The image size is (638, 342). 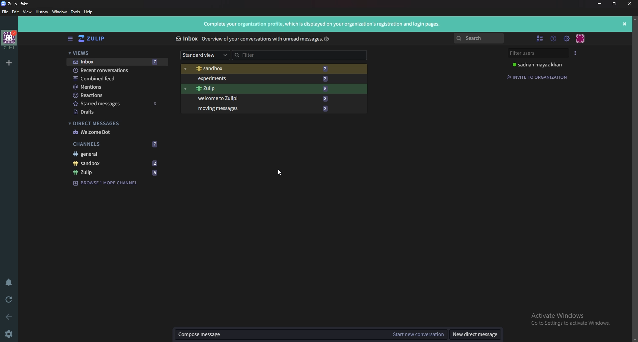 What do you see at coordinates (267, 89) in the screenshot?
I see `Zulip` at bounding box center [267, 89].